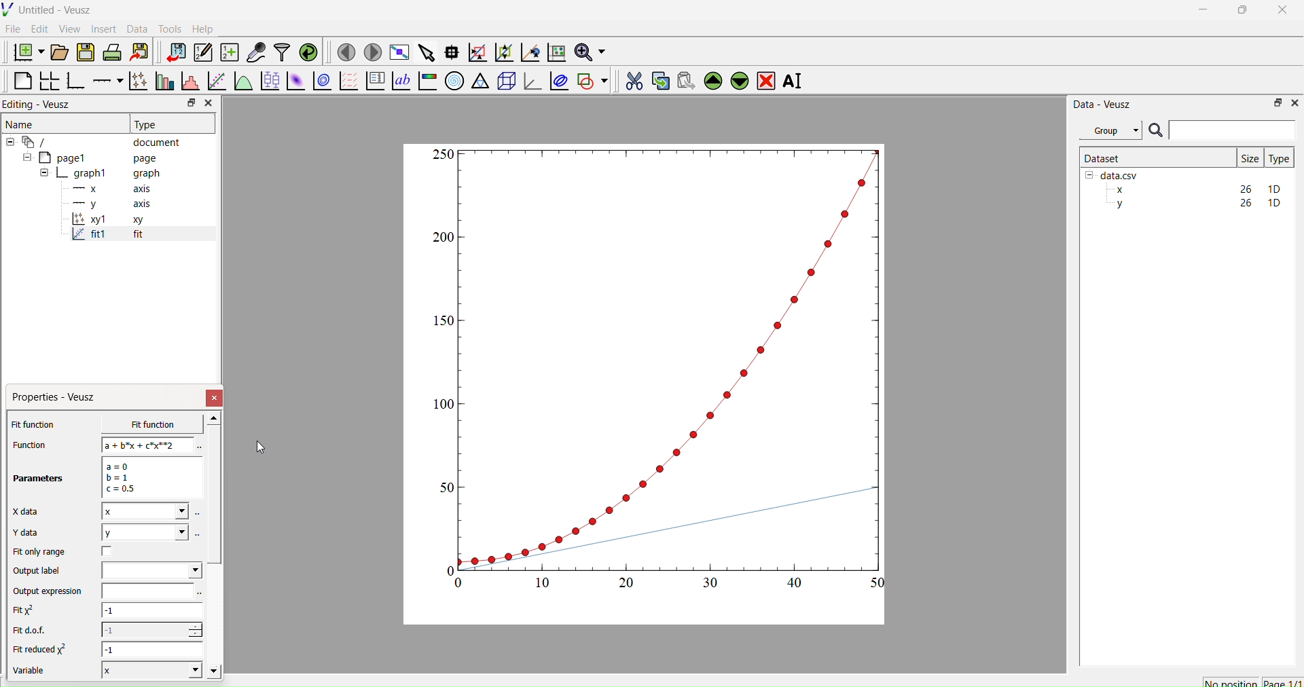 Image resolution: width=1304 pixels, height=687 pixels. I want to click on Read data points, so click(450, 50).